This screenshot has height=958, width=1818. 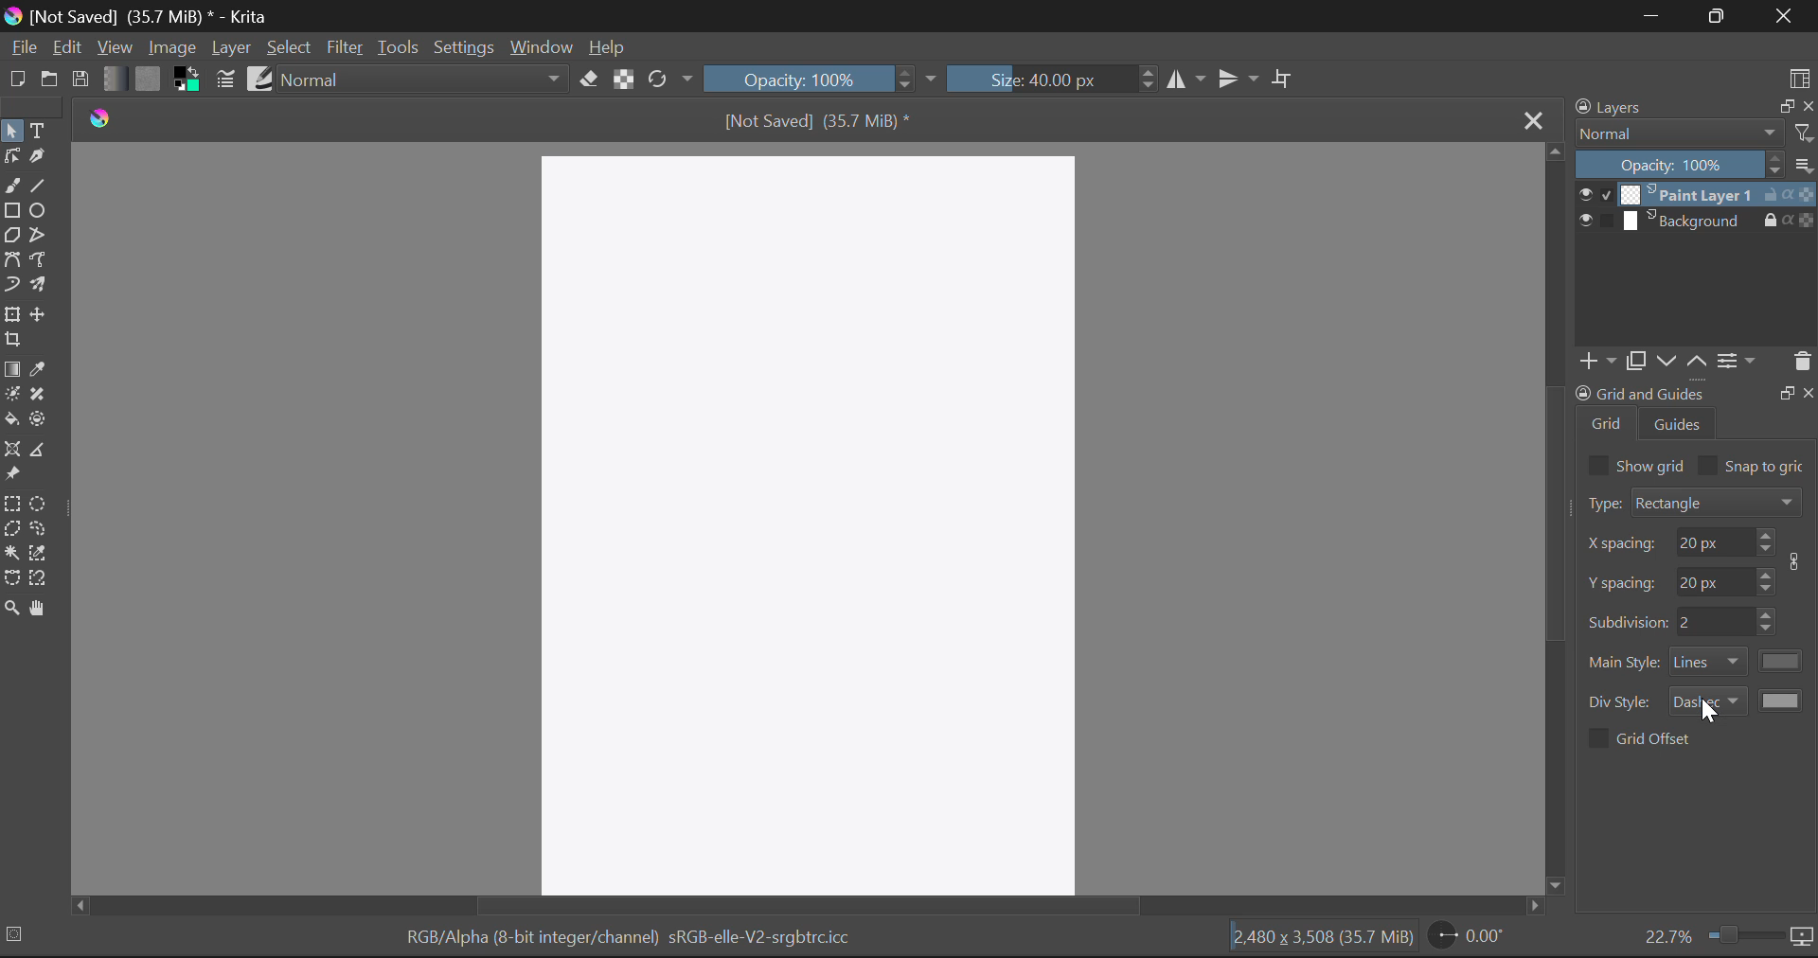 I want to click on Edit Shapes, so click(x=11, y=158).